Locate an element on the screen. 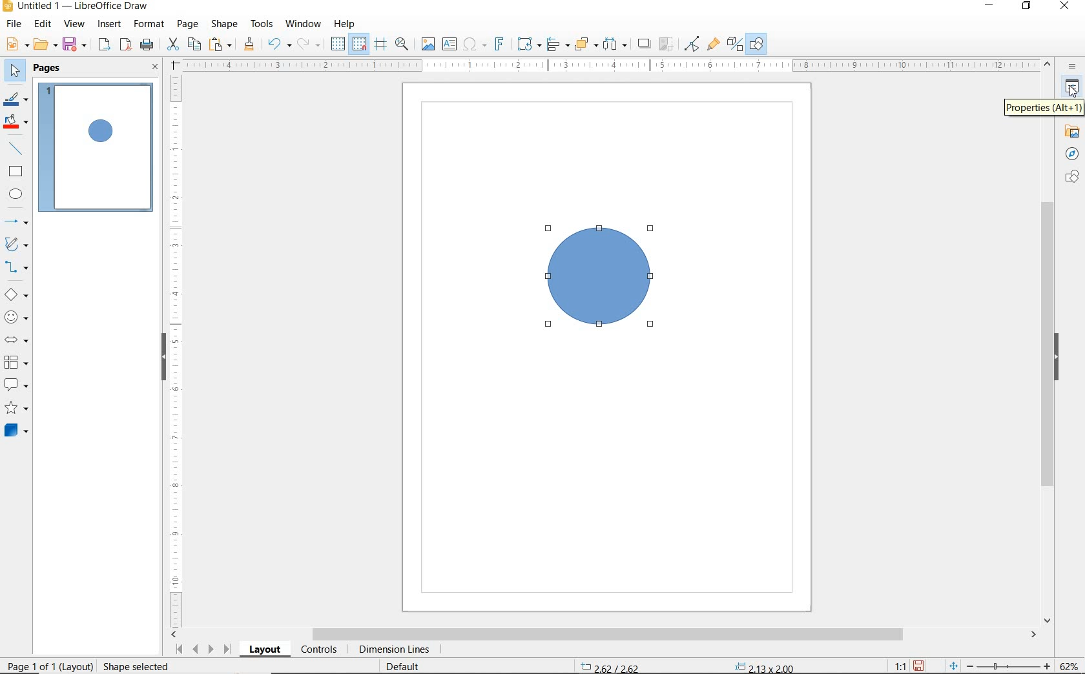  CLOSE is located at coordinates (1065, 8).